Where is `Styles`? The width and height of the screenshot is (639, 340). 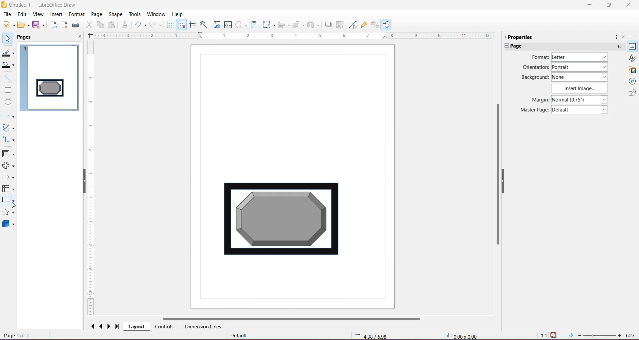
Styles is located at coordinates (632, 58).